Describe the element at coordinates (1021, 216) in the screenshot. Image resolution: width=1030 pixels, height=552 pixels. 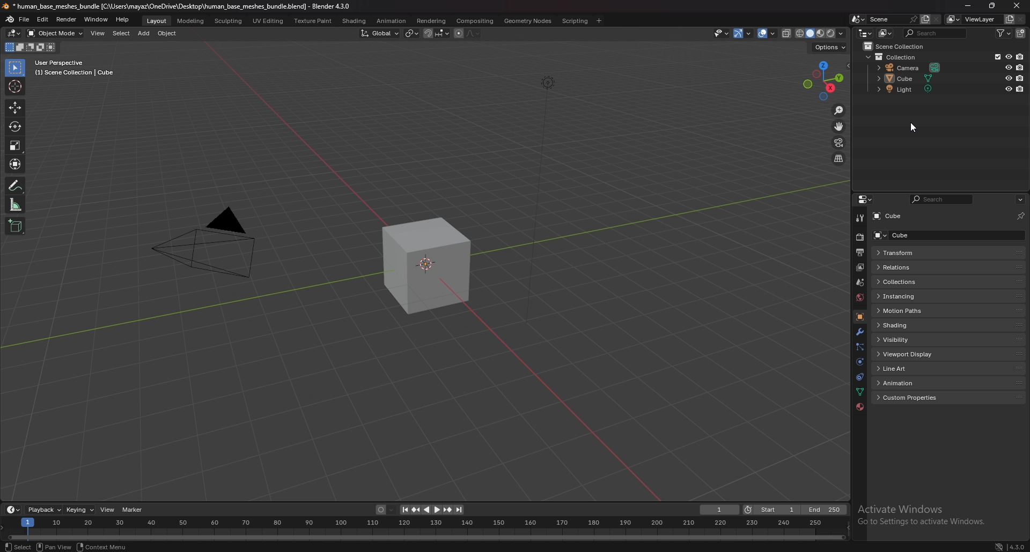
I see `toggle pin id` at that location.